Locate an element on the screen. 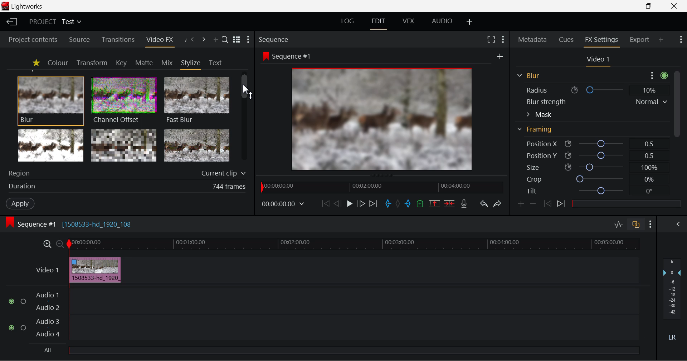 The width and height of the screenshot is (687, 361). Remove Marked Section is located at coordinates (435, 203).